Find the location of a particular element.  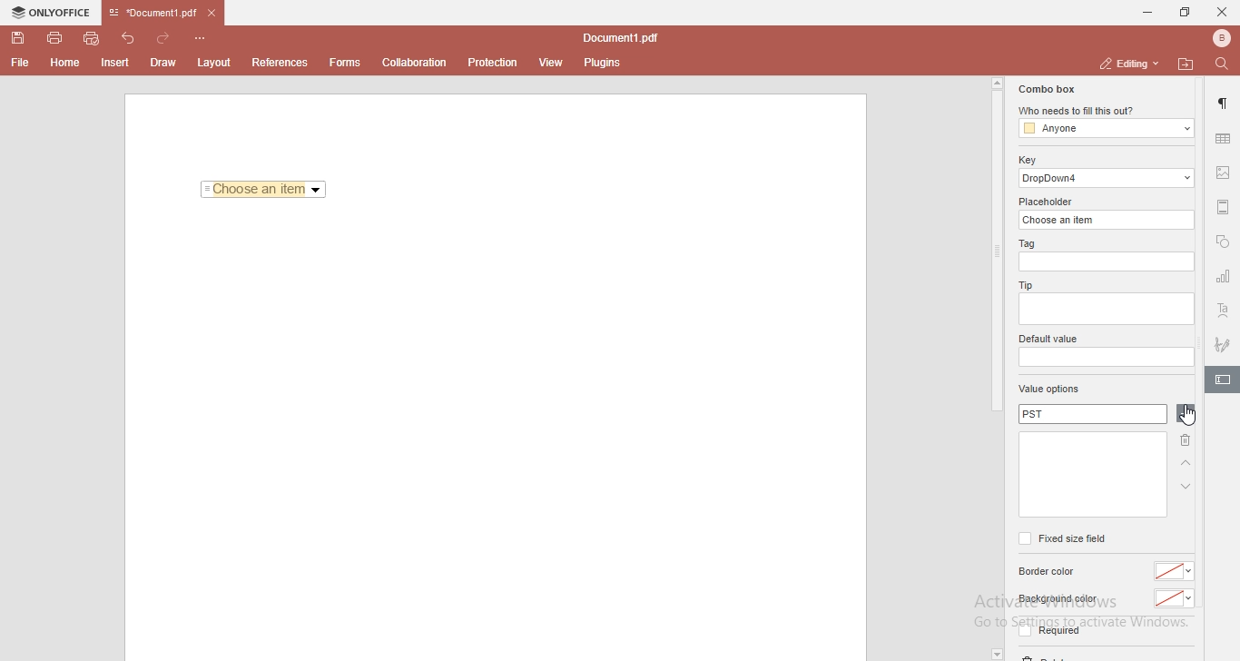

restore is located at coordinates (1184, 13).